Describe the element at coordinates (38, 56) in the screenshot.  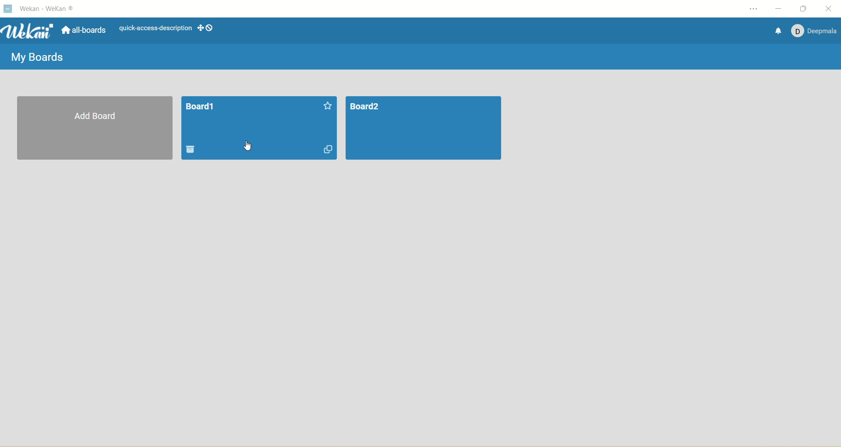
I see `my boards` at that location.